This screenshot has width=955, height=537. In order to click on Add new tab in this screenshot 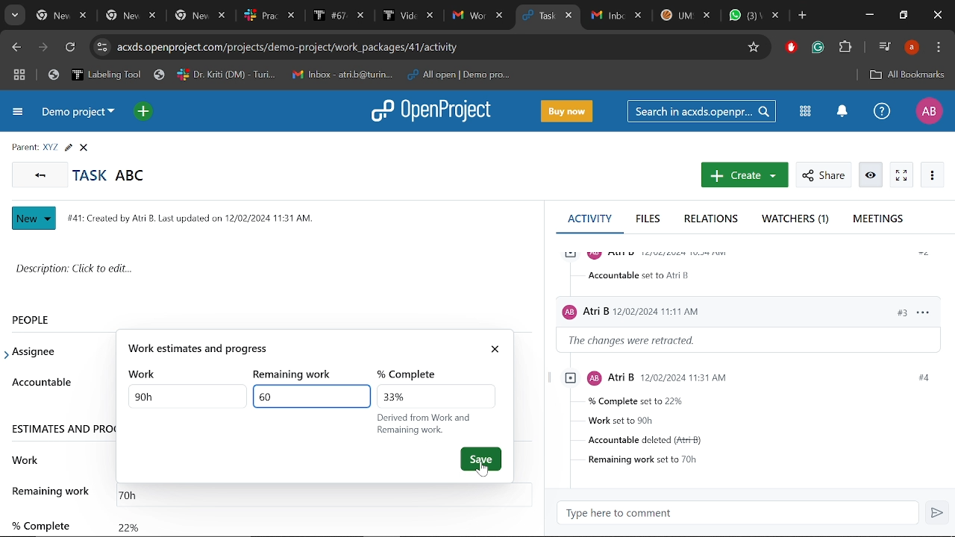, I will do `click(802, 16)`.